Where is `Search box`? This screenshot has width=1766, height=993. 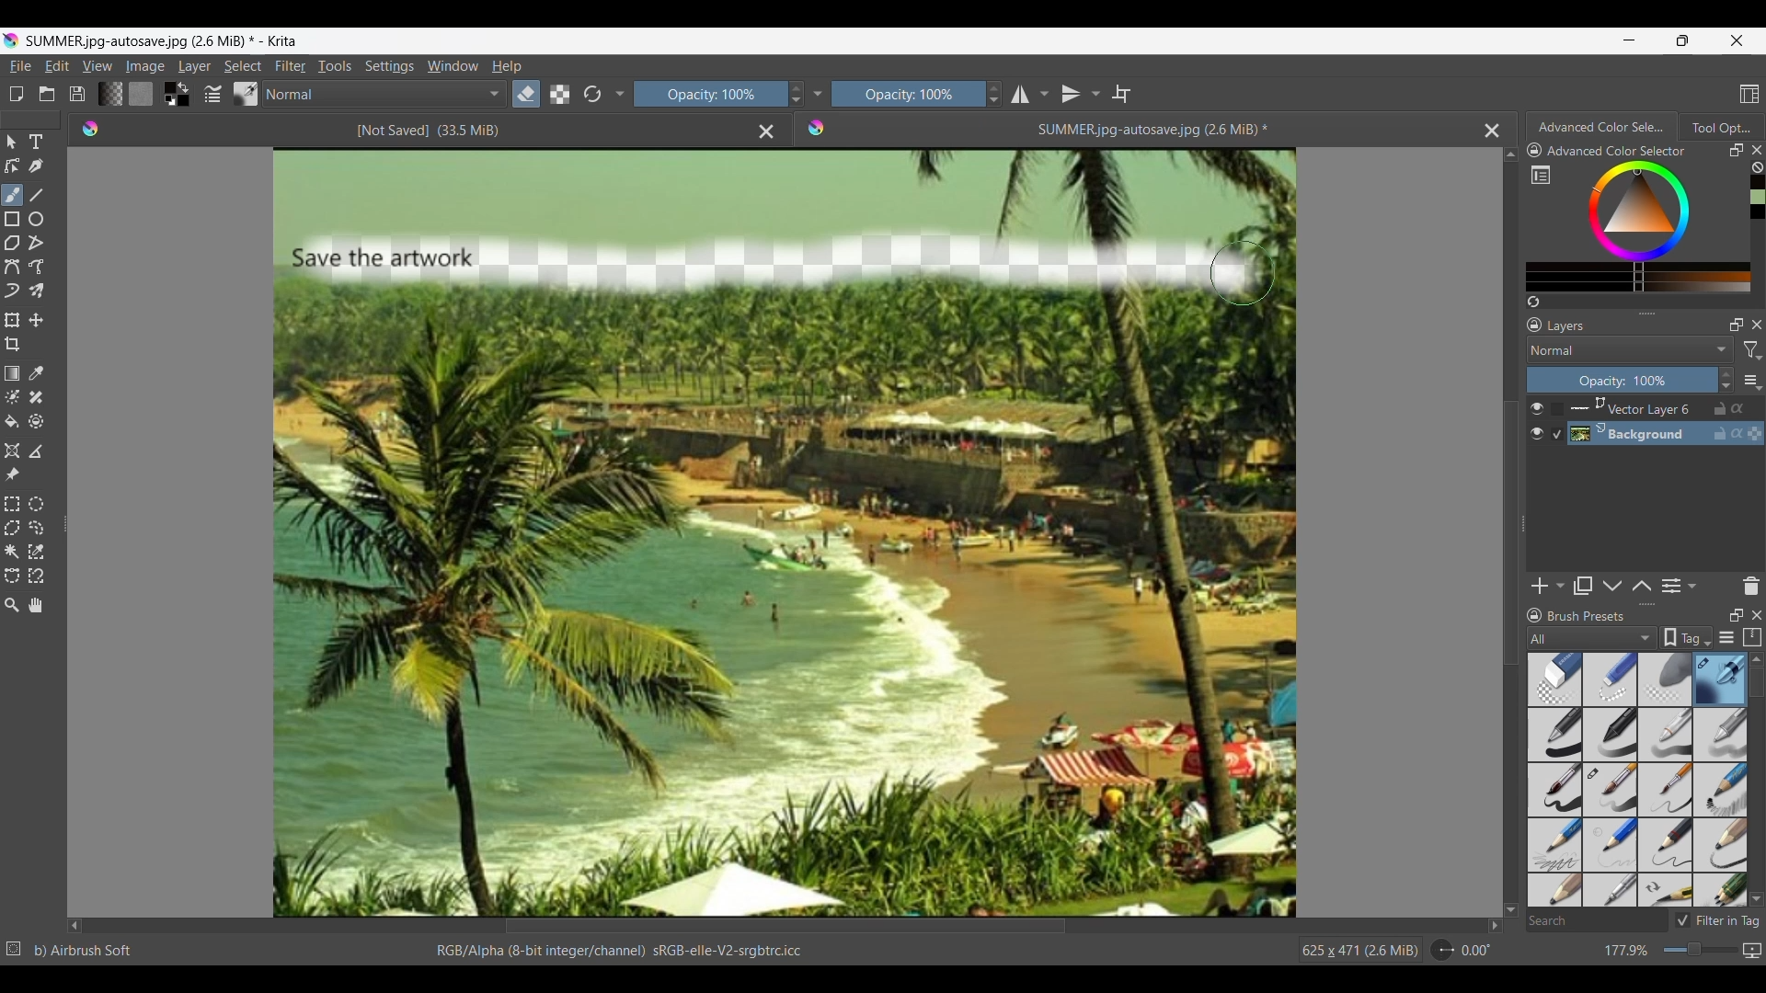 Search box is located at coordinates (1597, 920).